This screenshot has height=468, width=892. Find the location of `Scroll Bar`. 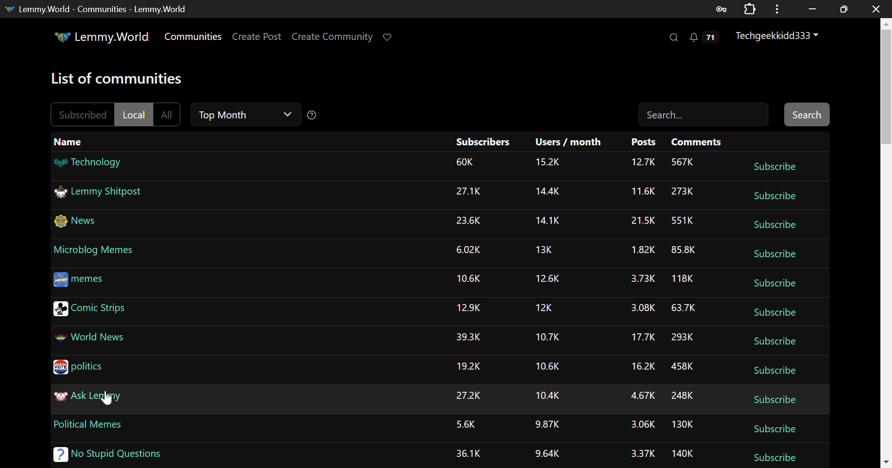

Scroll Bar is located at coordinates (886, 238).